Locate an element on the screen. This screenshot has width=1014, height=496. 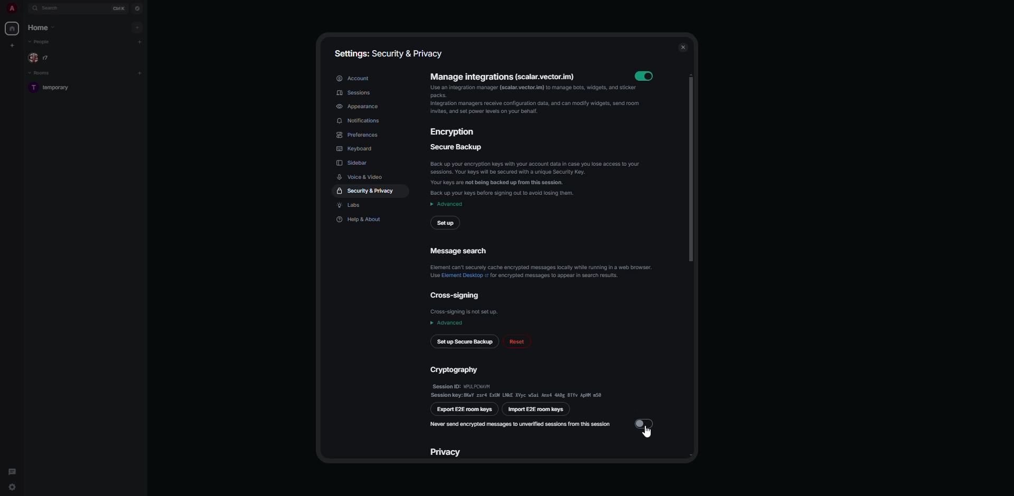
account is located at coordinates (353, 79).